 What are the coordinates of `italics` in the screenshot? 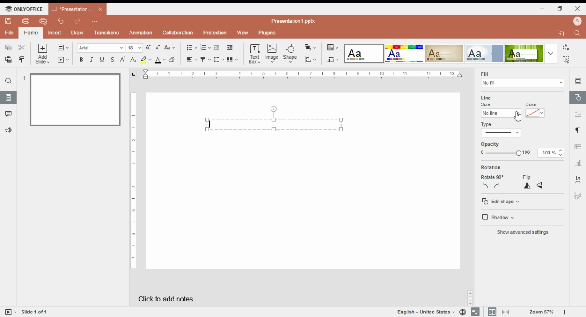 It's located at (92, 60).